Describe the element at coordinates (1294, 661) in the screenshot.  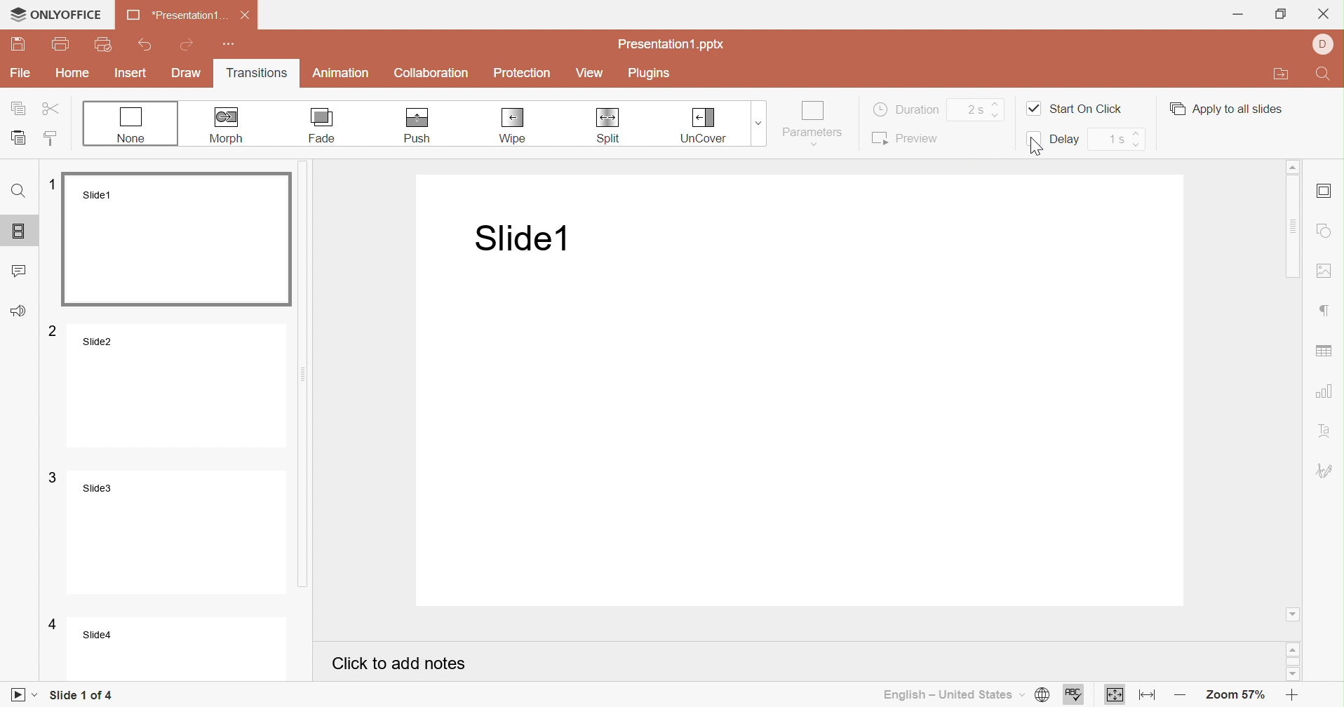
I see `Scroll bar` at that location.